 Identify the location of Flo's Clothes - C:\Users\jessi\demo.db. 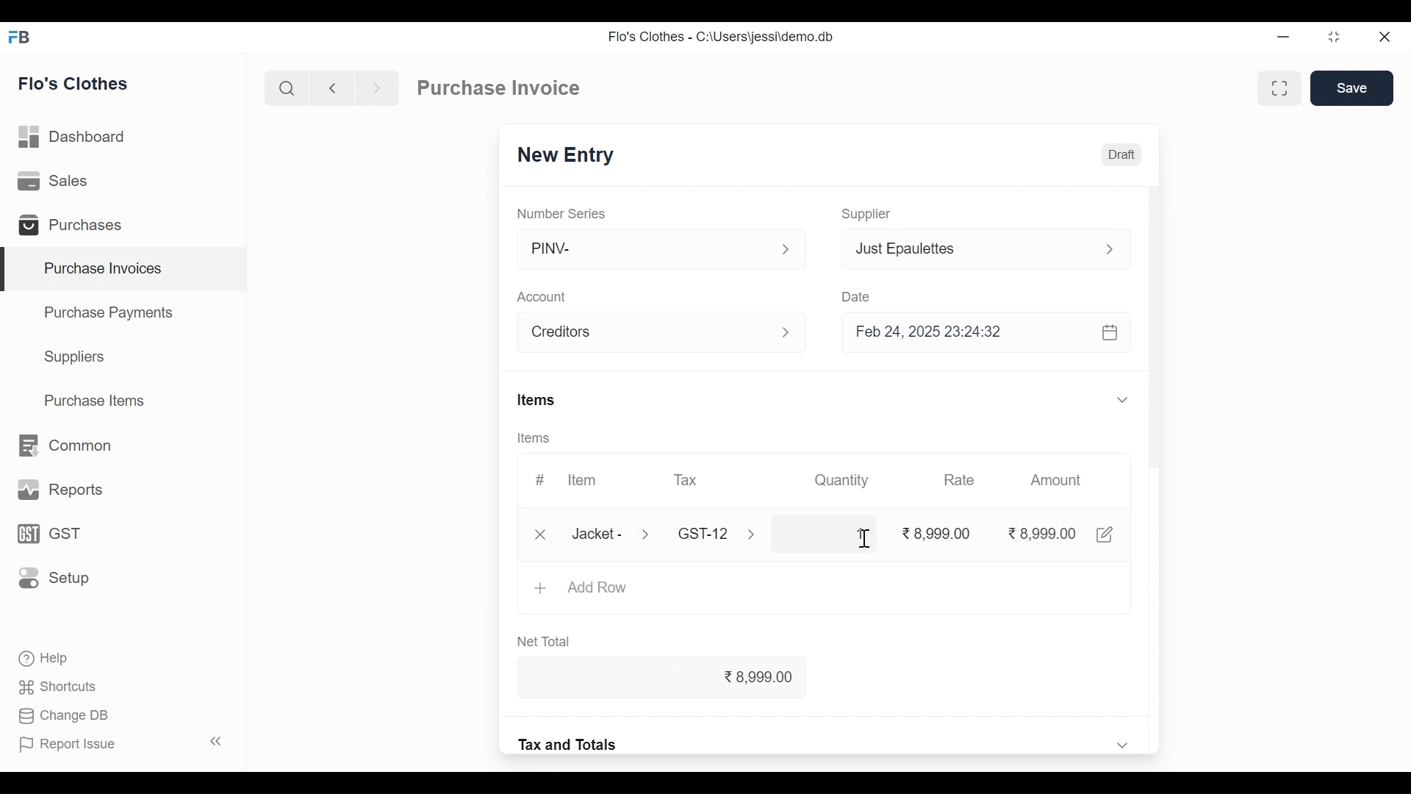
(723, 35).